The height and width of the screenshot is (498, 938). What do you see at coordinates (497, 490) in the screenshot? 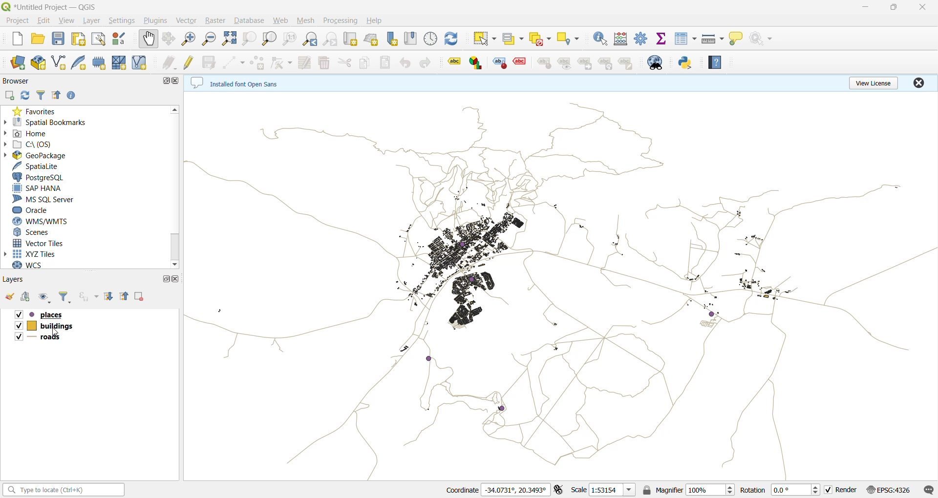
I see `coordinates` at bounding box center [497, 490].